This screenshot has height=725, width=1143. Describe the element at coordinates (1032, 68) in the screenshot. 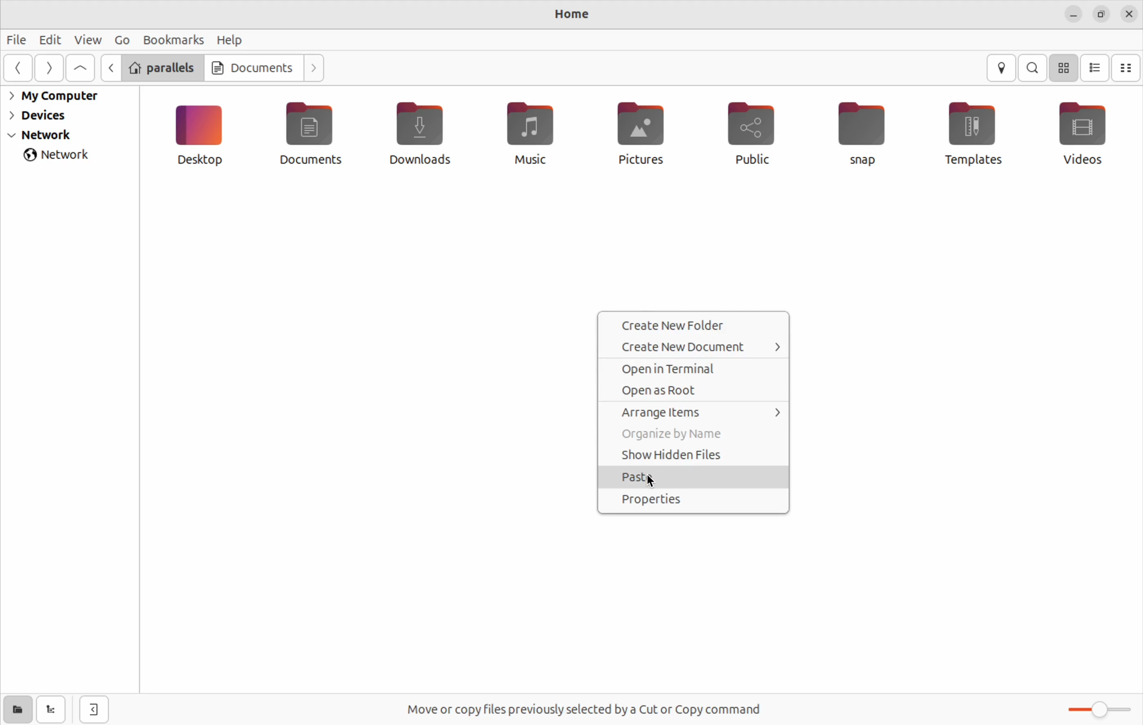

I see `search` at that location.